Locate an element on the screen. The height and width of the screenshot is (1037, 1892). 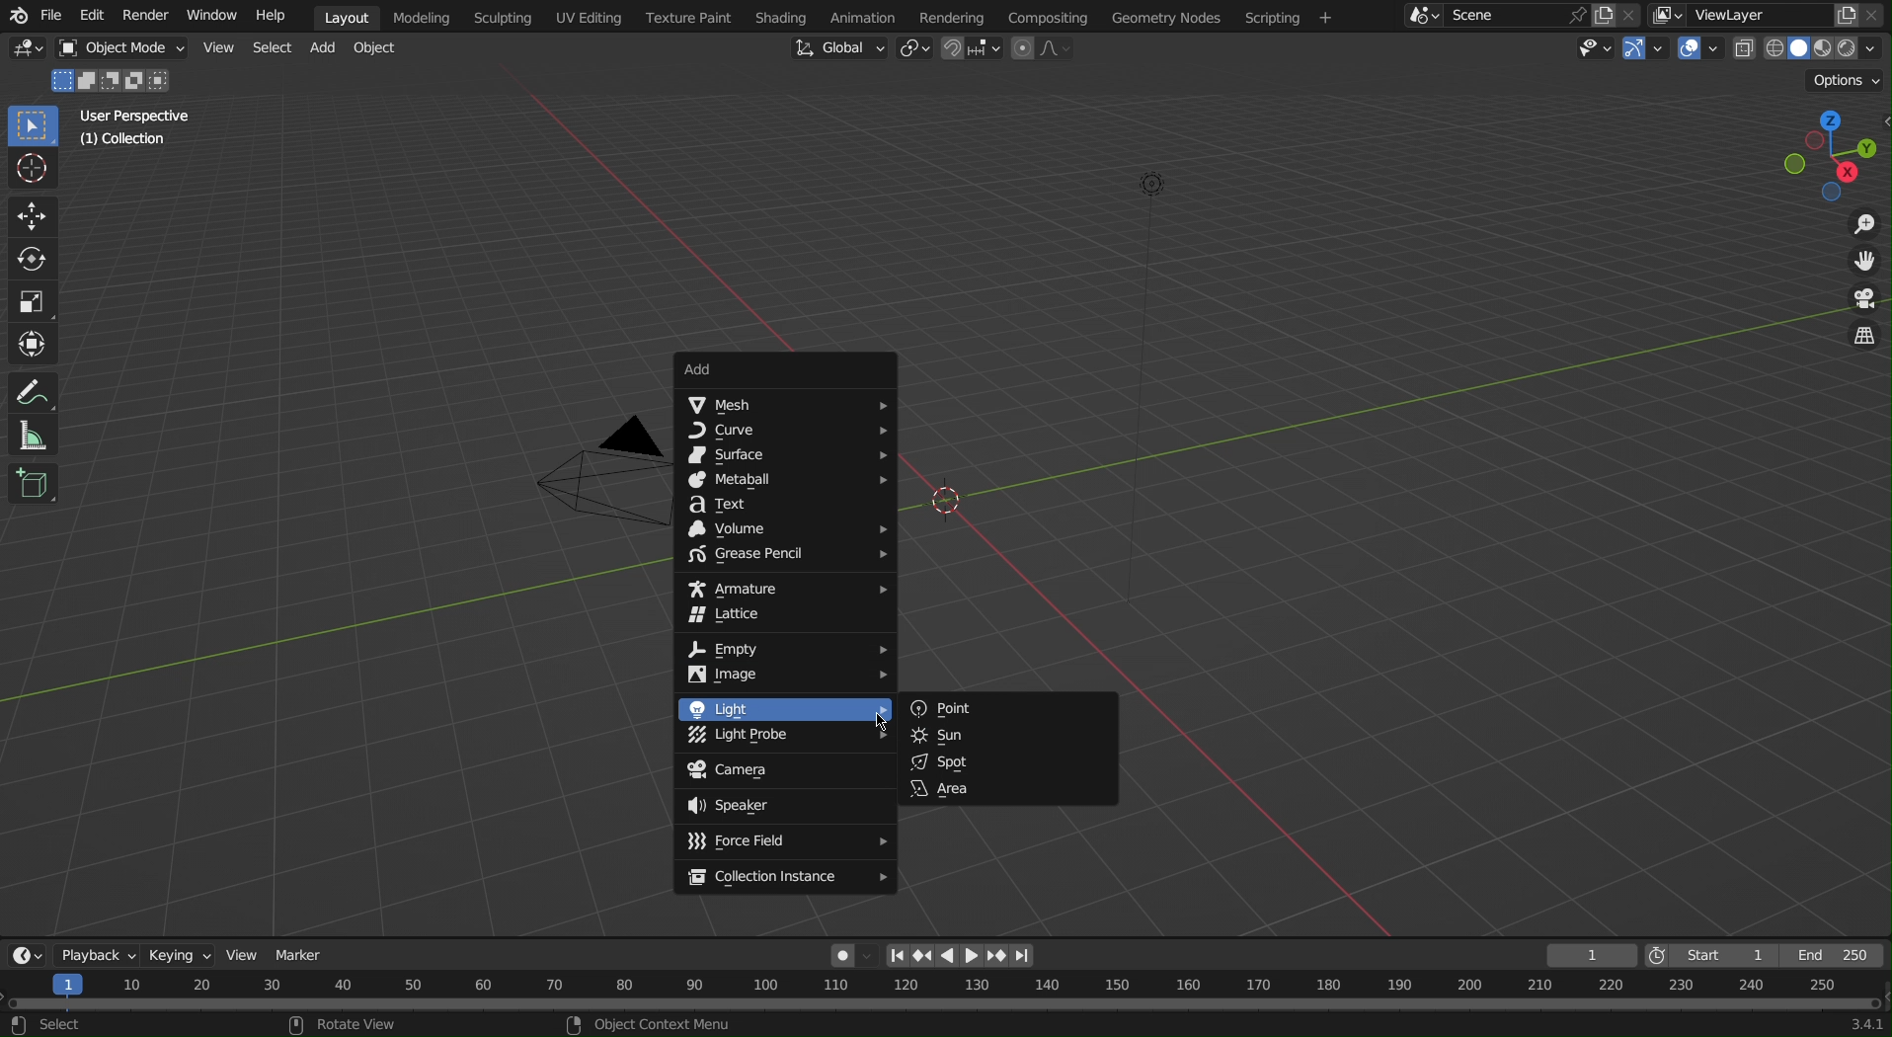
Sculpting is located at coordinates (503, 17).